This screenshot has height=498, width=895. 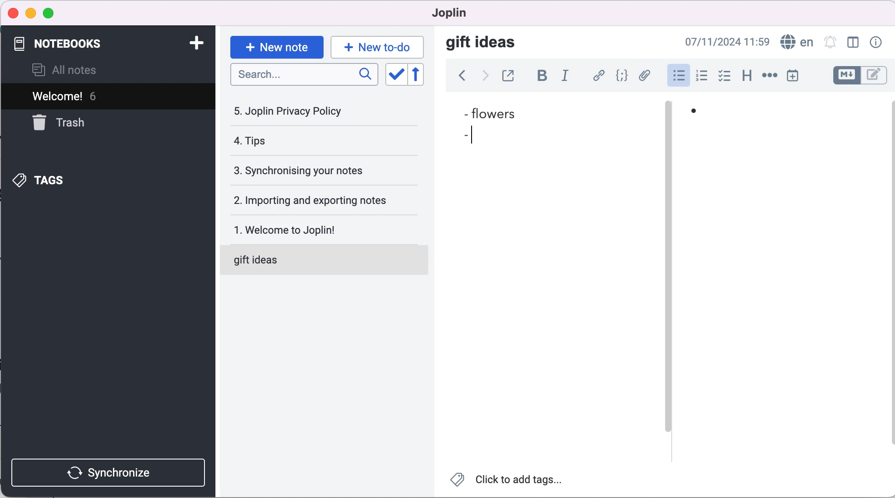 I want to click on toggle sort order field, so click(x=394, y=74).